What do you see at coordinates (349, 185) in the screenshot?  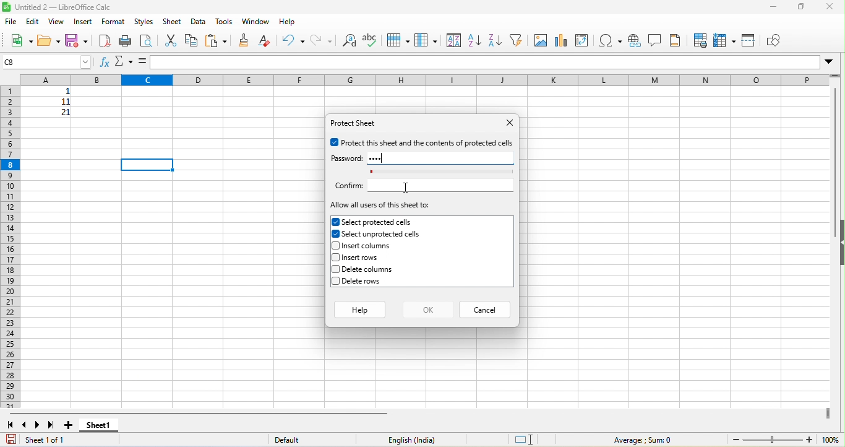 I see `confirm` at bounding box center [349, 185].